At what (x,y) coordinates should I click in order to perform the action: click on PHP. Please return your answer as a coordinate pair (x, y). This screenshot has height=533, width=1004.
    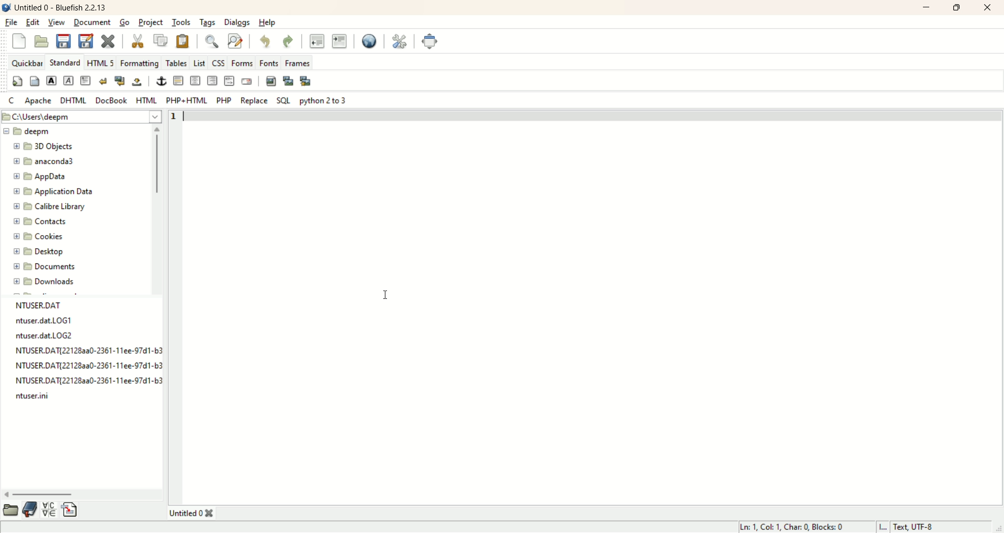
    Looking at the image, I should click on (225, 101).